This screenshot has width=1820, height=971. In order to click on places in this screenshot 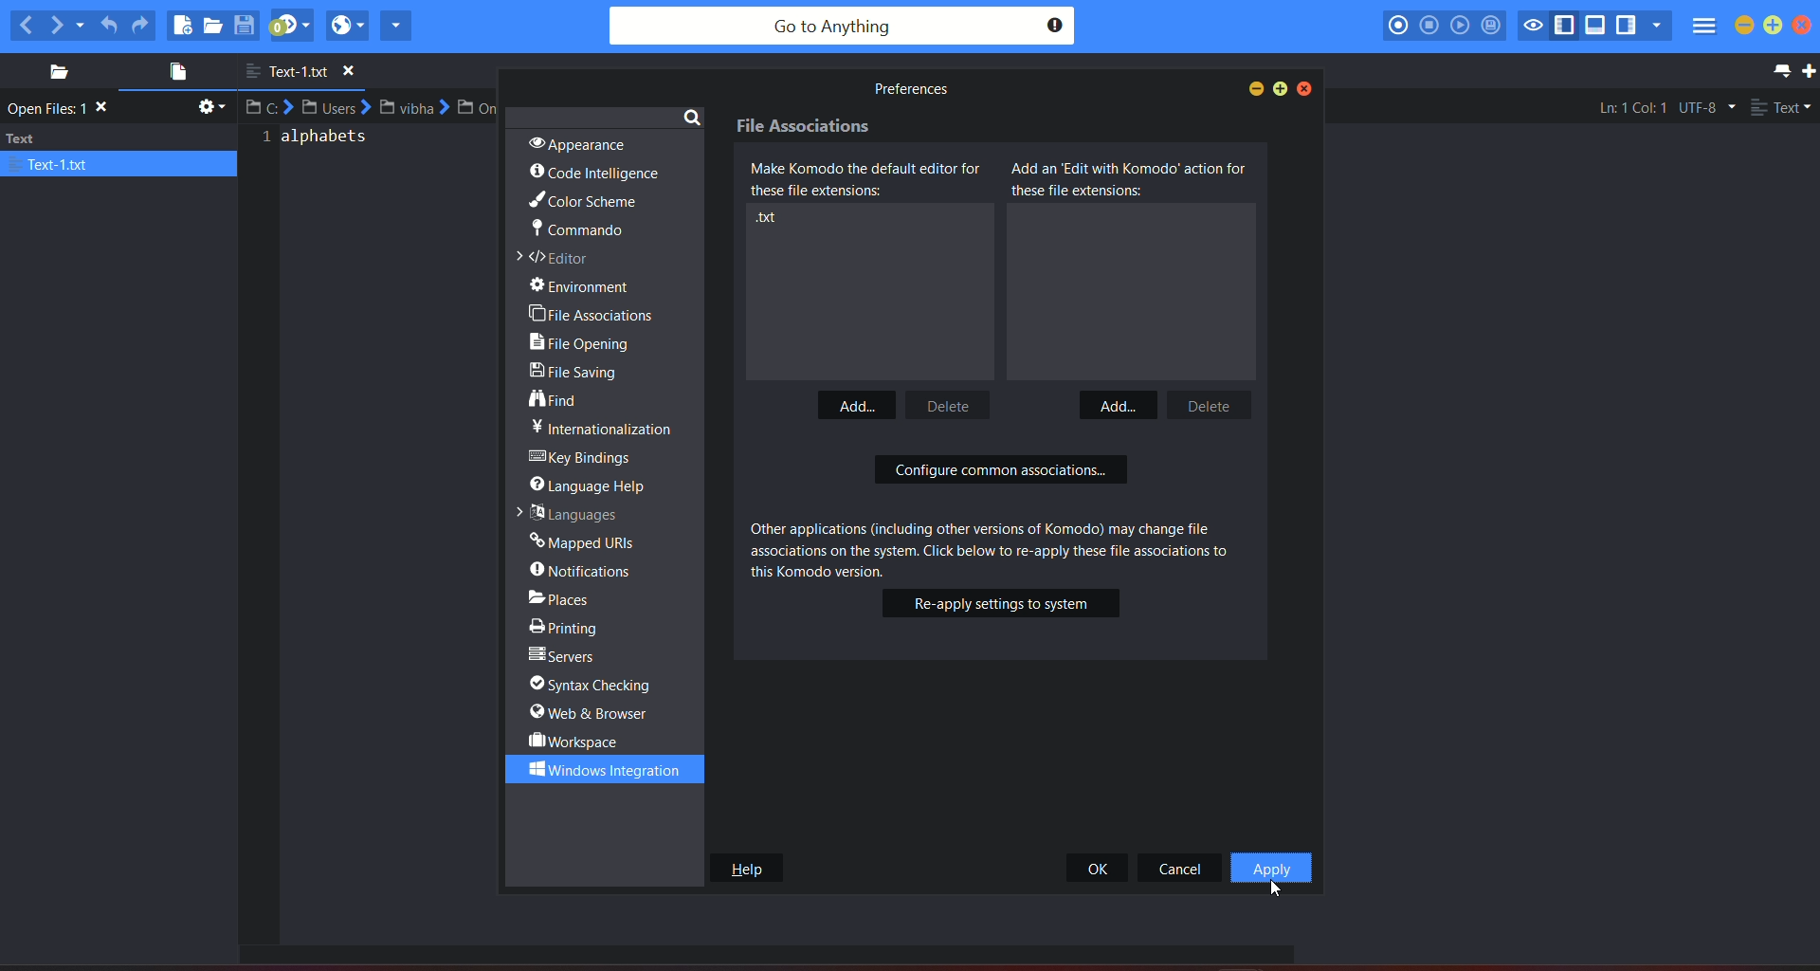, I will do `click(52, 72)`.